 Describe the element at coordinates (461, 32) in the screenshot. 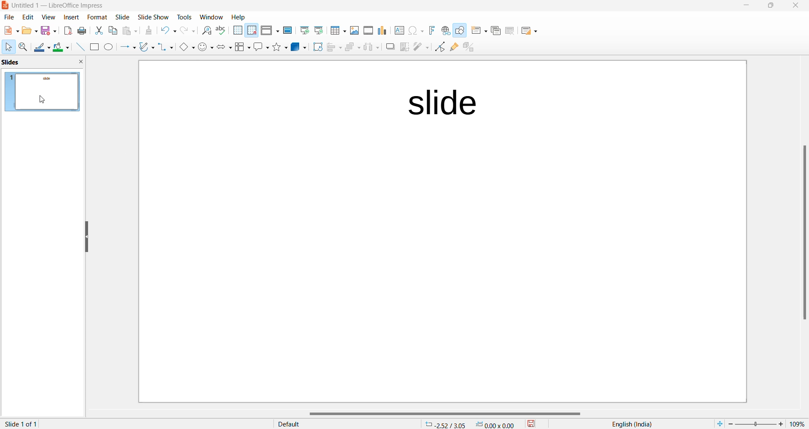

I see `show draw functions` at that location.